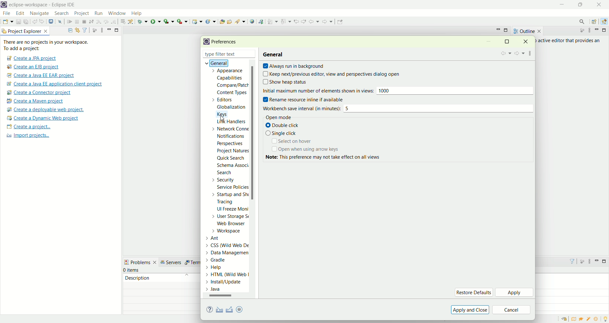 This screenshot has width=609, height=323. Describe the element at coordinates (229, 244) in the screenshot. I see `CSS (Wild Web De` at that location.